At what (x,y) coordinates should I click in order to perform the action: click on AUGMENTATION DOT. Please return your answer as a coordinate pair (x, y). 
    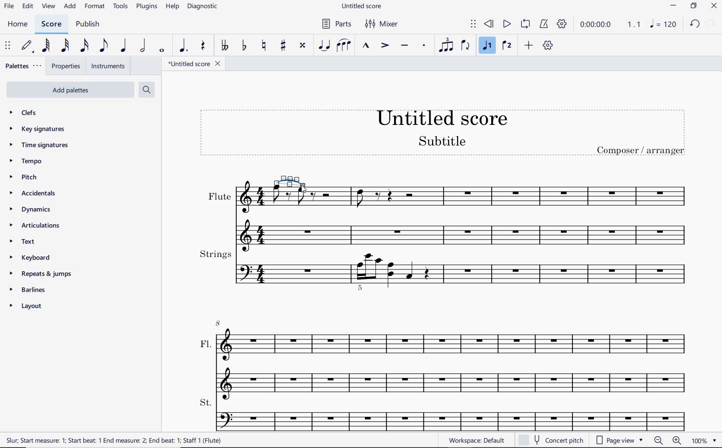
    Looking at the image, I should click on (184, 46).